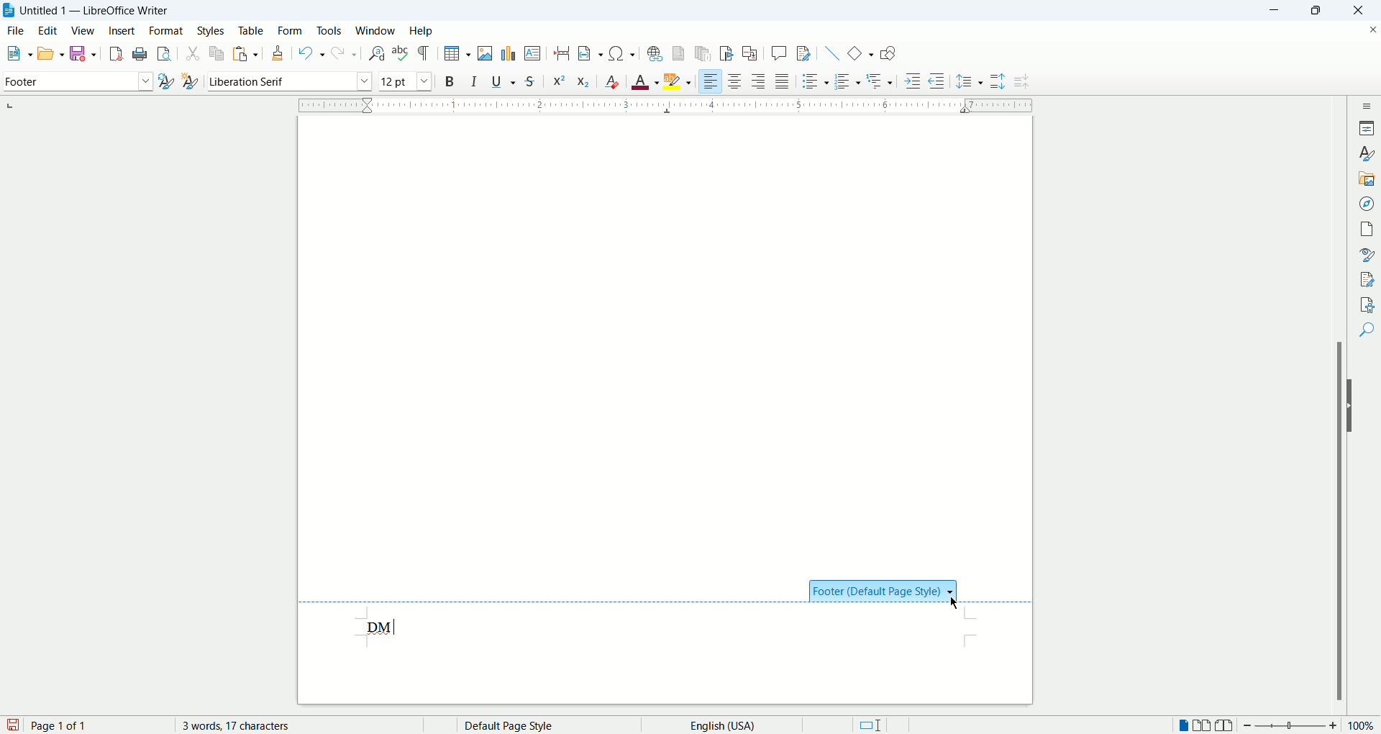 The image size is (1381, 734). What do you see at coordinates (16, 55) in the screenshot?
I see `open` at bounding box center [16, 55].